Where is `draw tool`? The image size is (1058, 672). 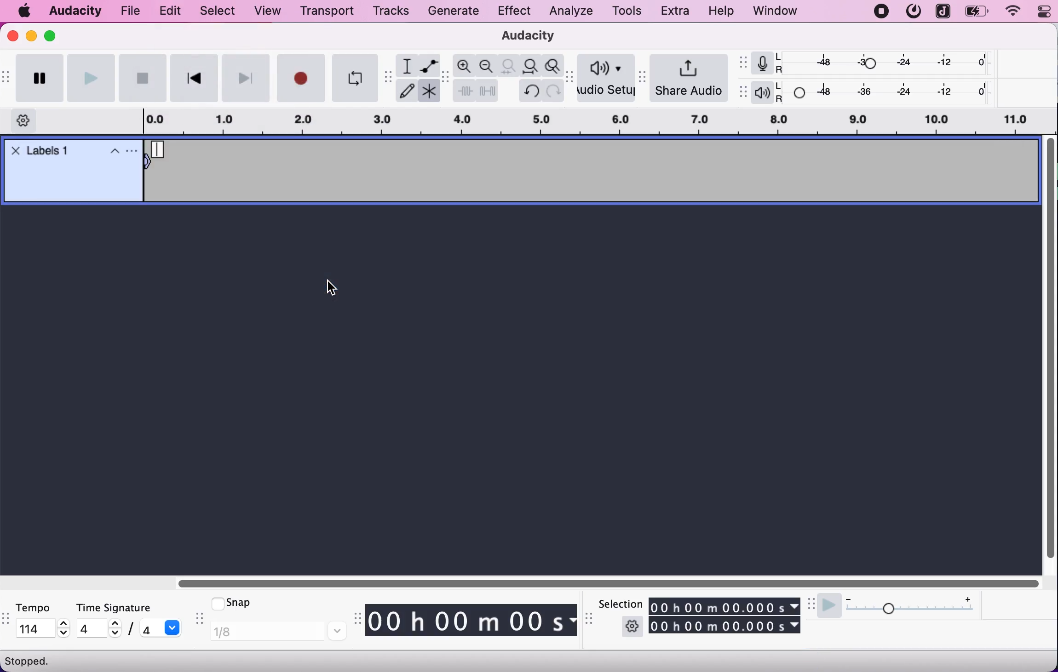 draw tool is located at coordinates (406, 91).